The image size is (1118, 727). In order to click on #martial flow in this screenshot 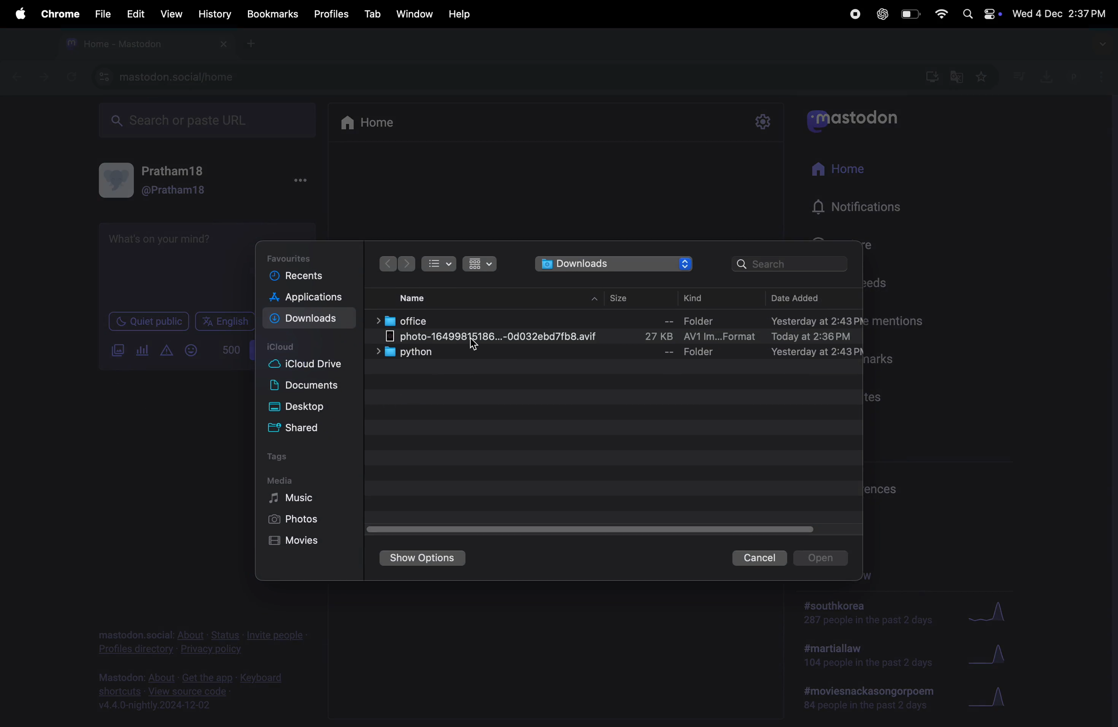, I will do `click(870, 656)`.